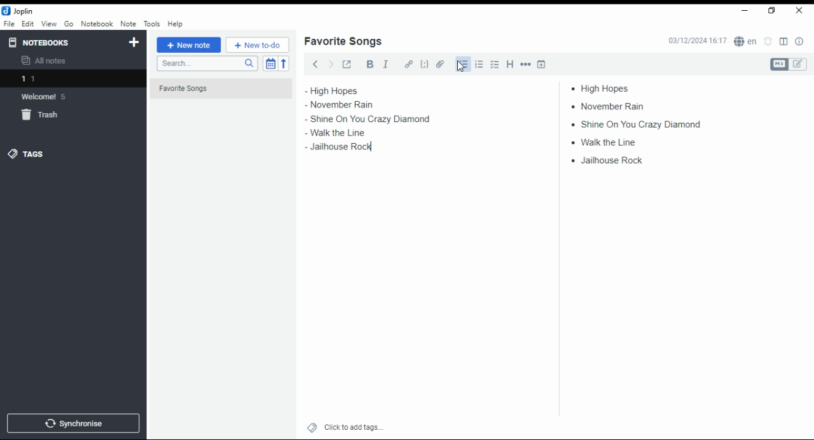 This screenshot has height=440, width=814. I want to click on november rain, so click(348, 105).